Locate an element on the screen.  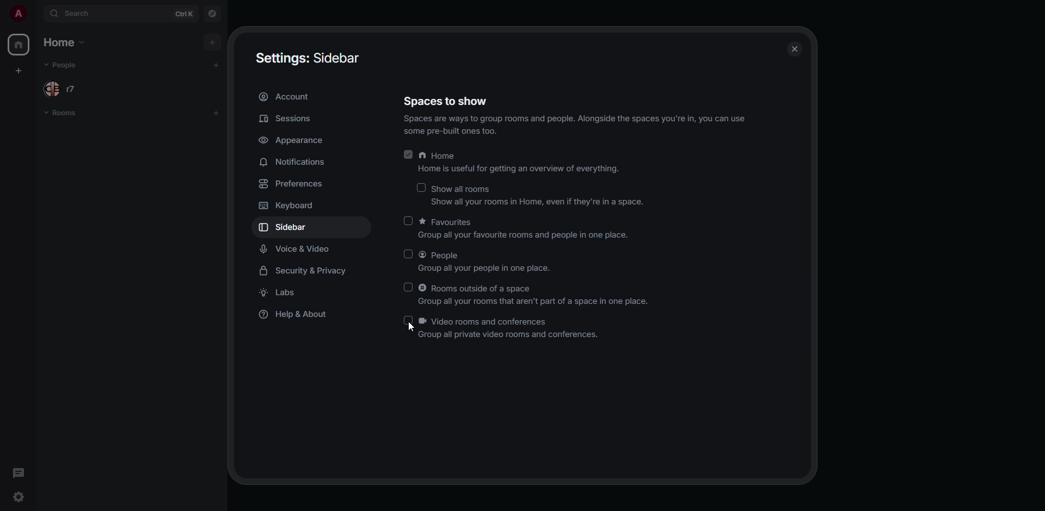
search is located at coordinates (80, 14).